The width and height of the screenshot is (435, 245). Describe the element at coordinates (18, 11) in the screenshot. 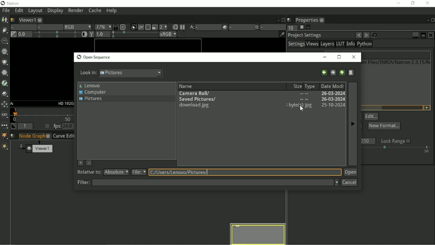

I see `Edit` at that location.